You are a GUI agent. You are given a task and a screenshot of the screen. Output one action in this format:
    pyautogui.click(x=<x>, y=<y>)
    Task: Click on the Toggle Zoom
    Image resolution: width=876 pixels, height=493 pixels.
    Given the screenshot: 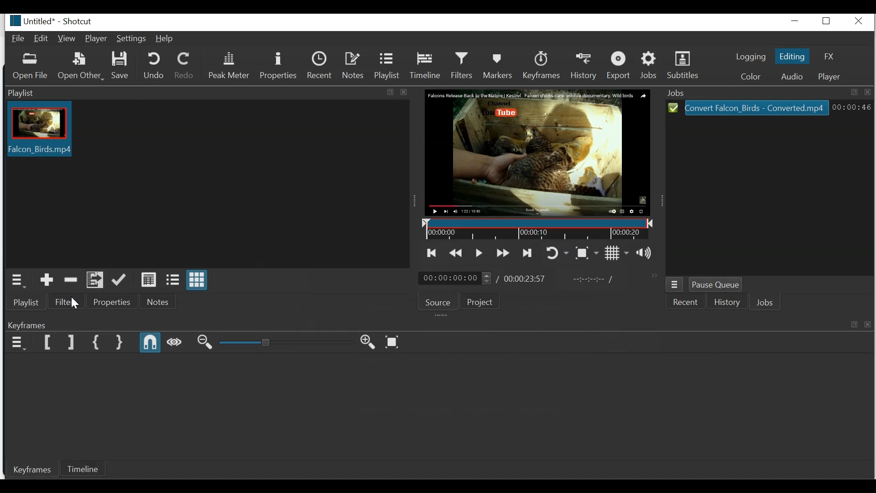 What is the action you would take?
    pyautogui.click(x=587, y=252)
    